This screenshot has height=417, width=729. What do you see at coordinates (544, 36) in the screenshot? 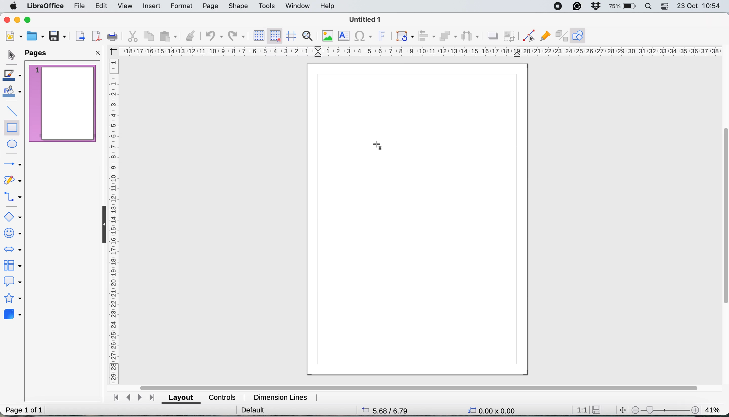
I see `show gluepoint functions` at bounding box center [544, 36].